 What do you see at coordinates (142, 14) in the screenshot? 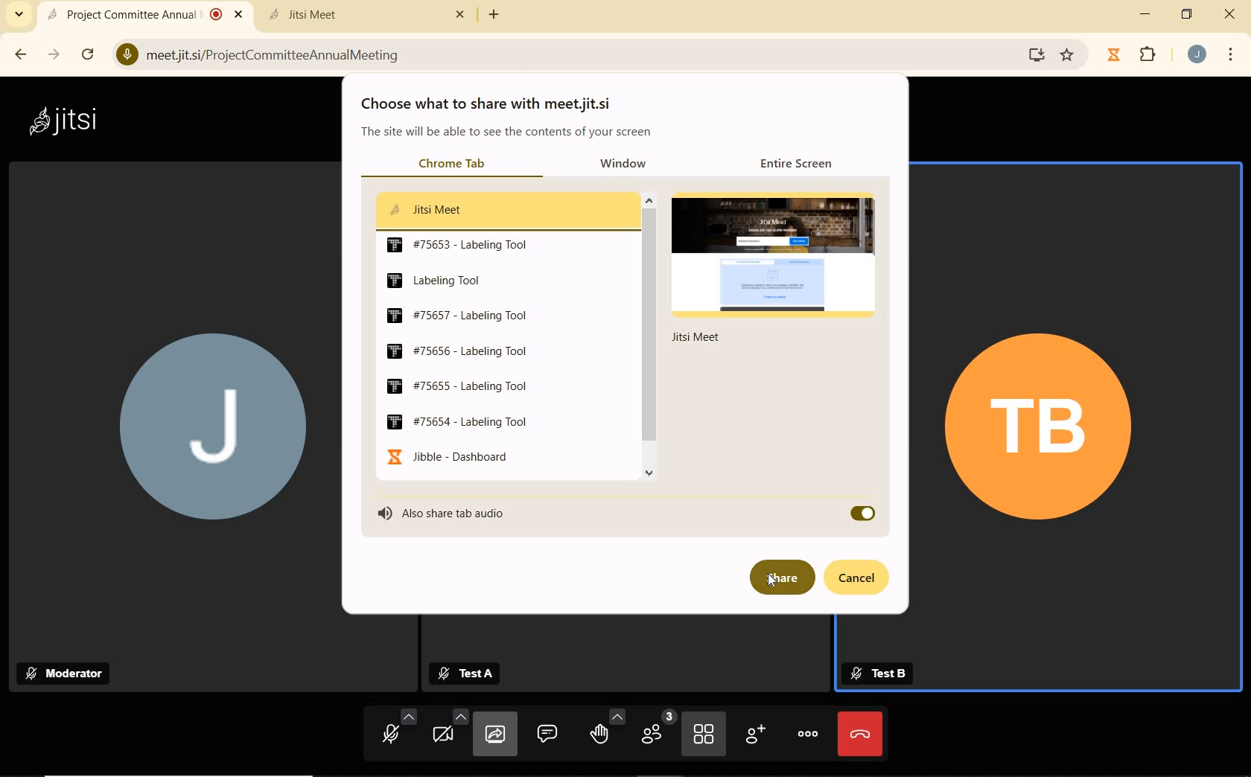
I see `Project Committee Annual` at bounding box center [142, 14].